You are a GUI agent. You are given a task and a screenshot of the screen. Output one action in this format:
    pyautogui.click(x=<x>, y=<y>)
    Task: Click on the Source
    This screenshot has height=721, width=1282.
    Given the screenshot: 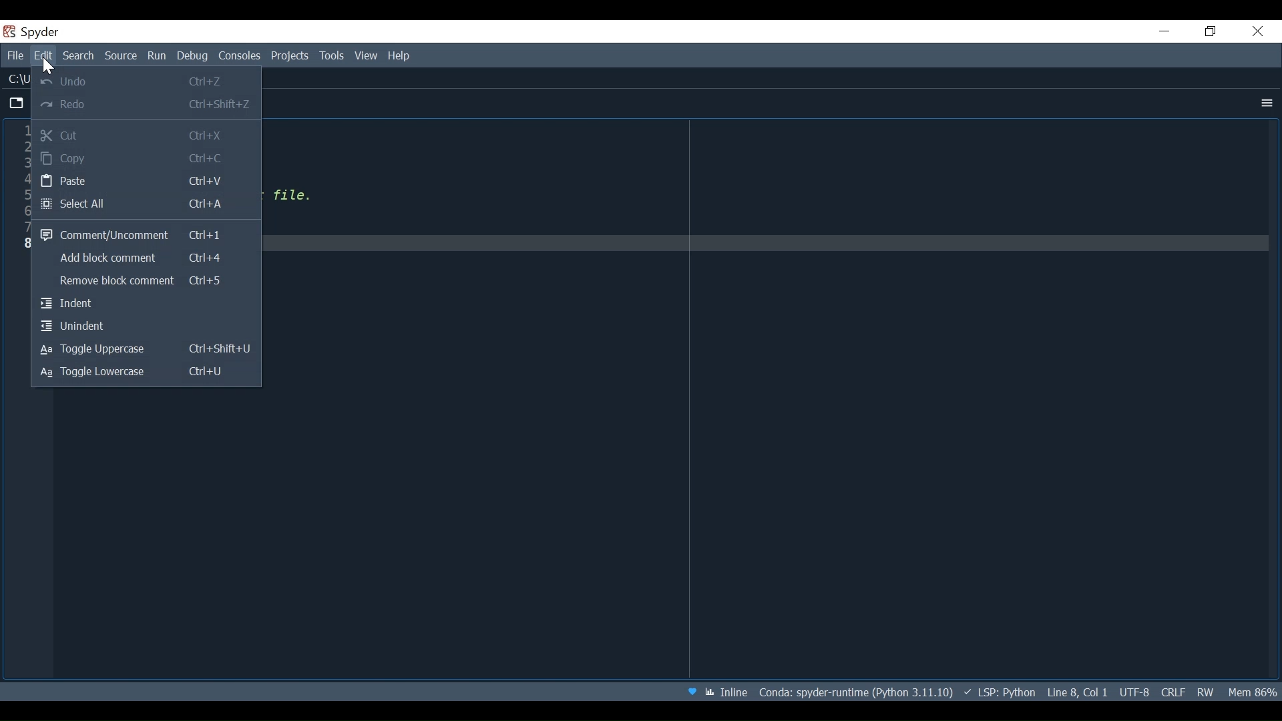 What is the action you would take?
    pyautogui.click(x=122, y=56)
    